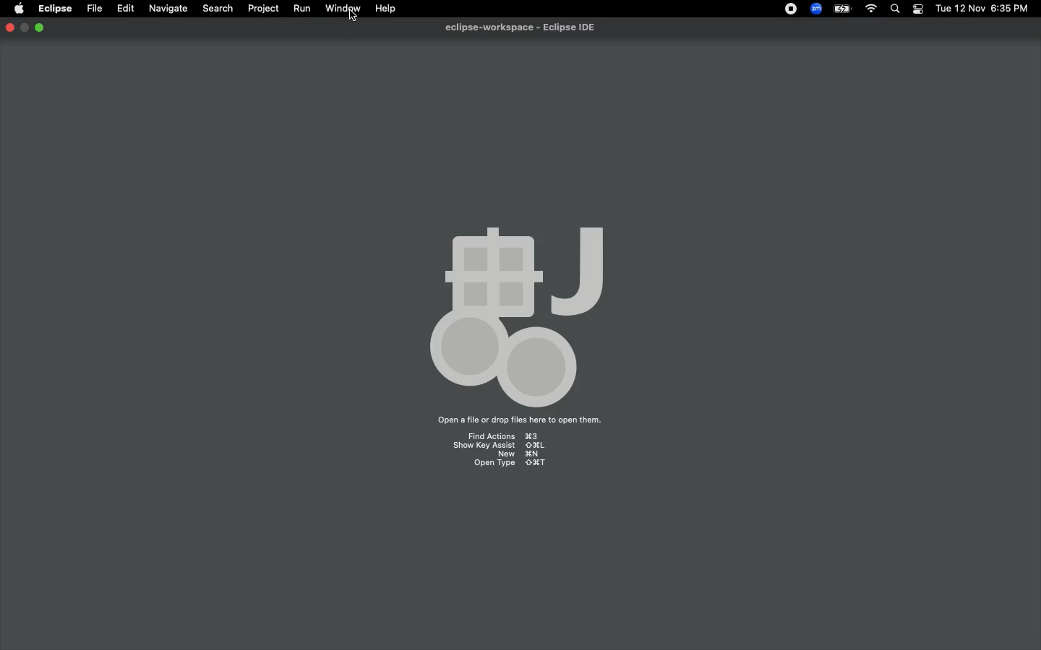  Describe the element at coordinates (513, 420) in the screenshot. I see `Drag files here to open them` at that location.